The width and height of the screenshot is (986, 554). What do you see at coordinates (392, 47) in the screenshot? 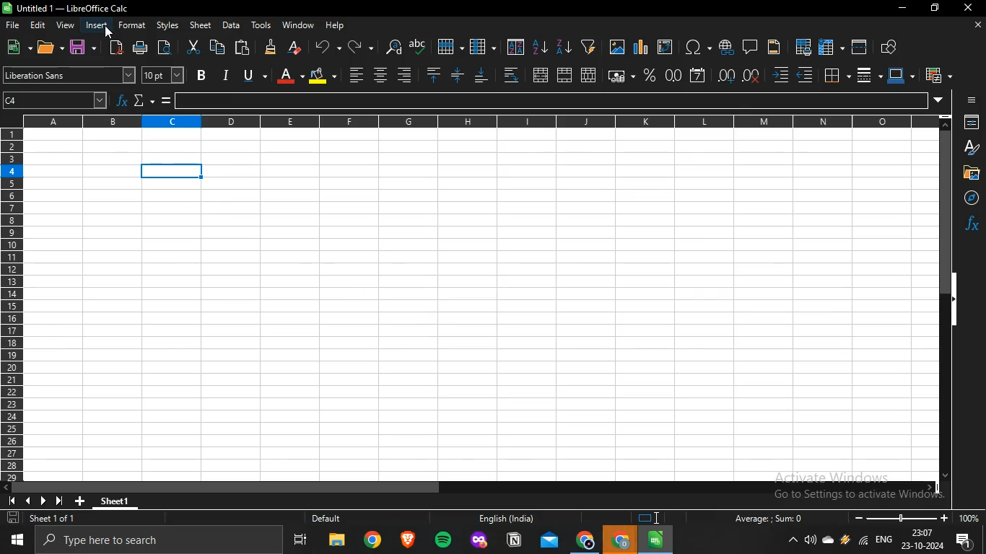
I see `find and replace` at bounding box center [392, 47].